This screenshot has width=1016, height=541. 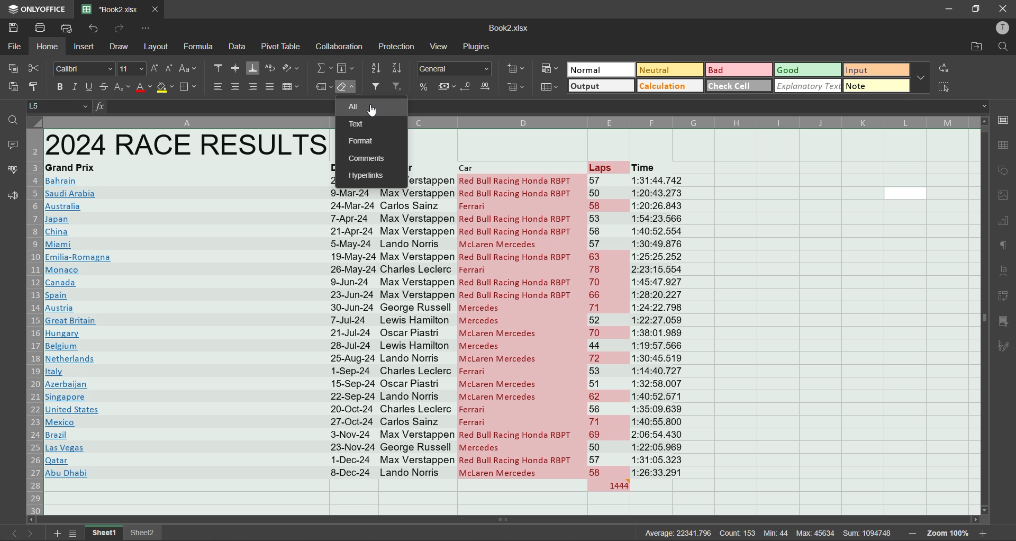 What do you see at coordinates (921, 78) in the screenshot?
I see `more options` at bounding box center [921, 78].